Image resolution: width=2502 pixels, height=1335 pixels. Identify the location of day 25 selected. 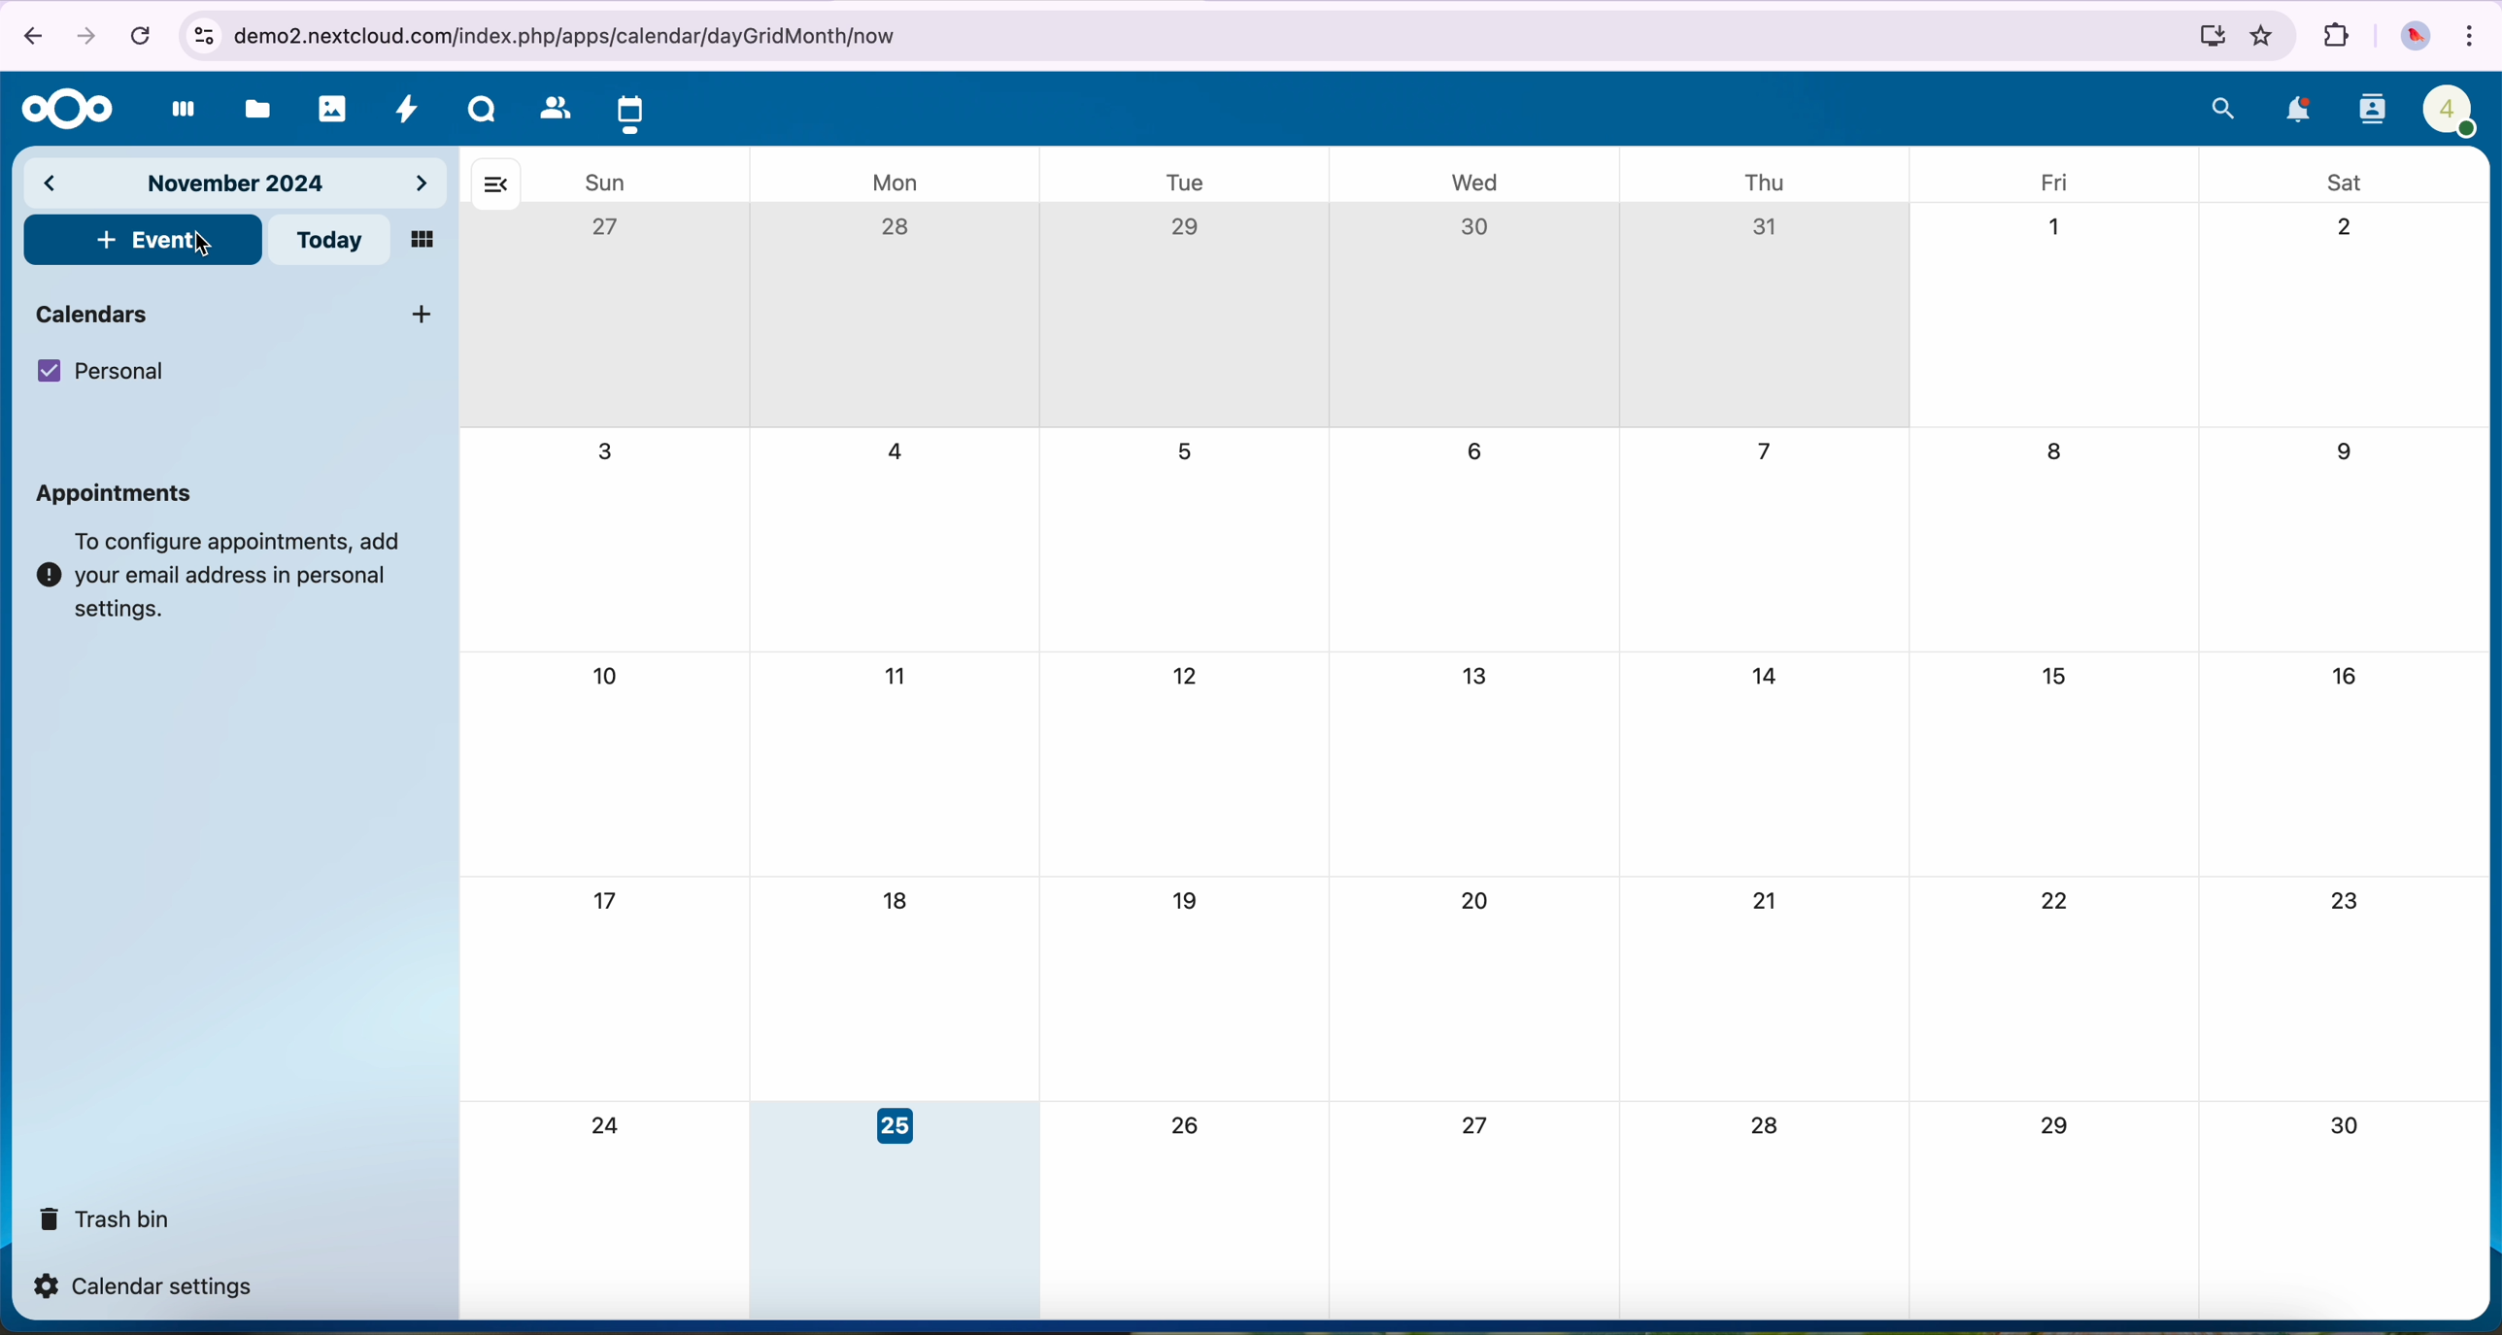
(896, 1212).